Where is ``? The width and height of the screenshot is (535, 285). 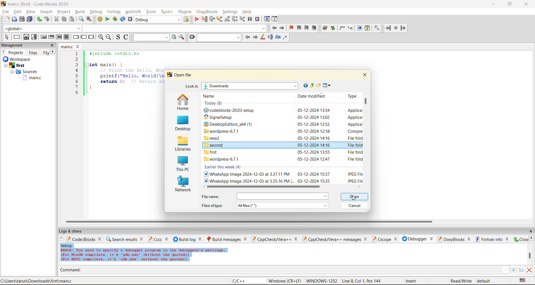  is located at coordinates (16, 59).